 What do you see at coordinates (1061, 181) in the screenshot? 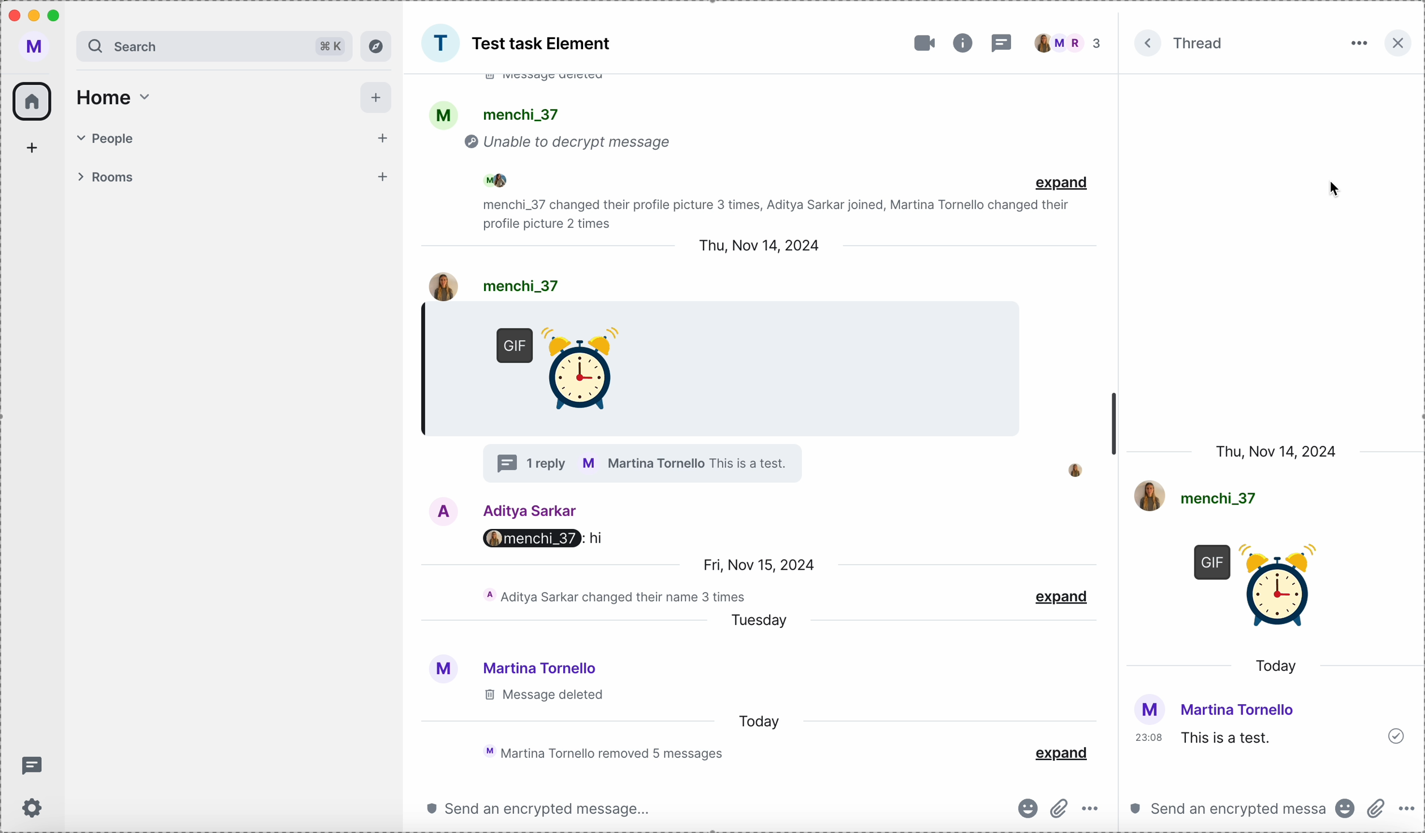
I see `expand` at bounding box center [1061, 181].